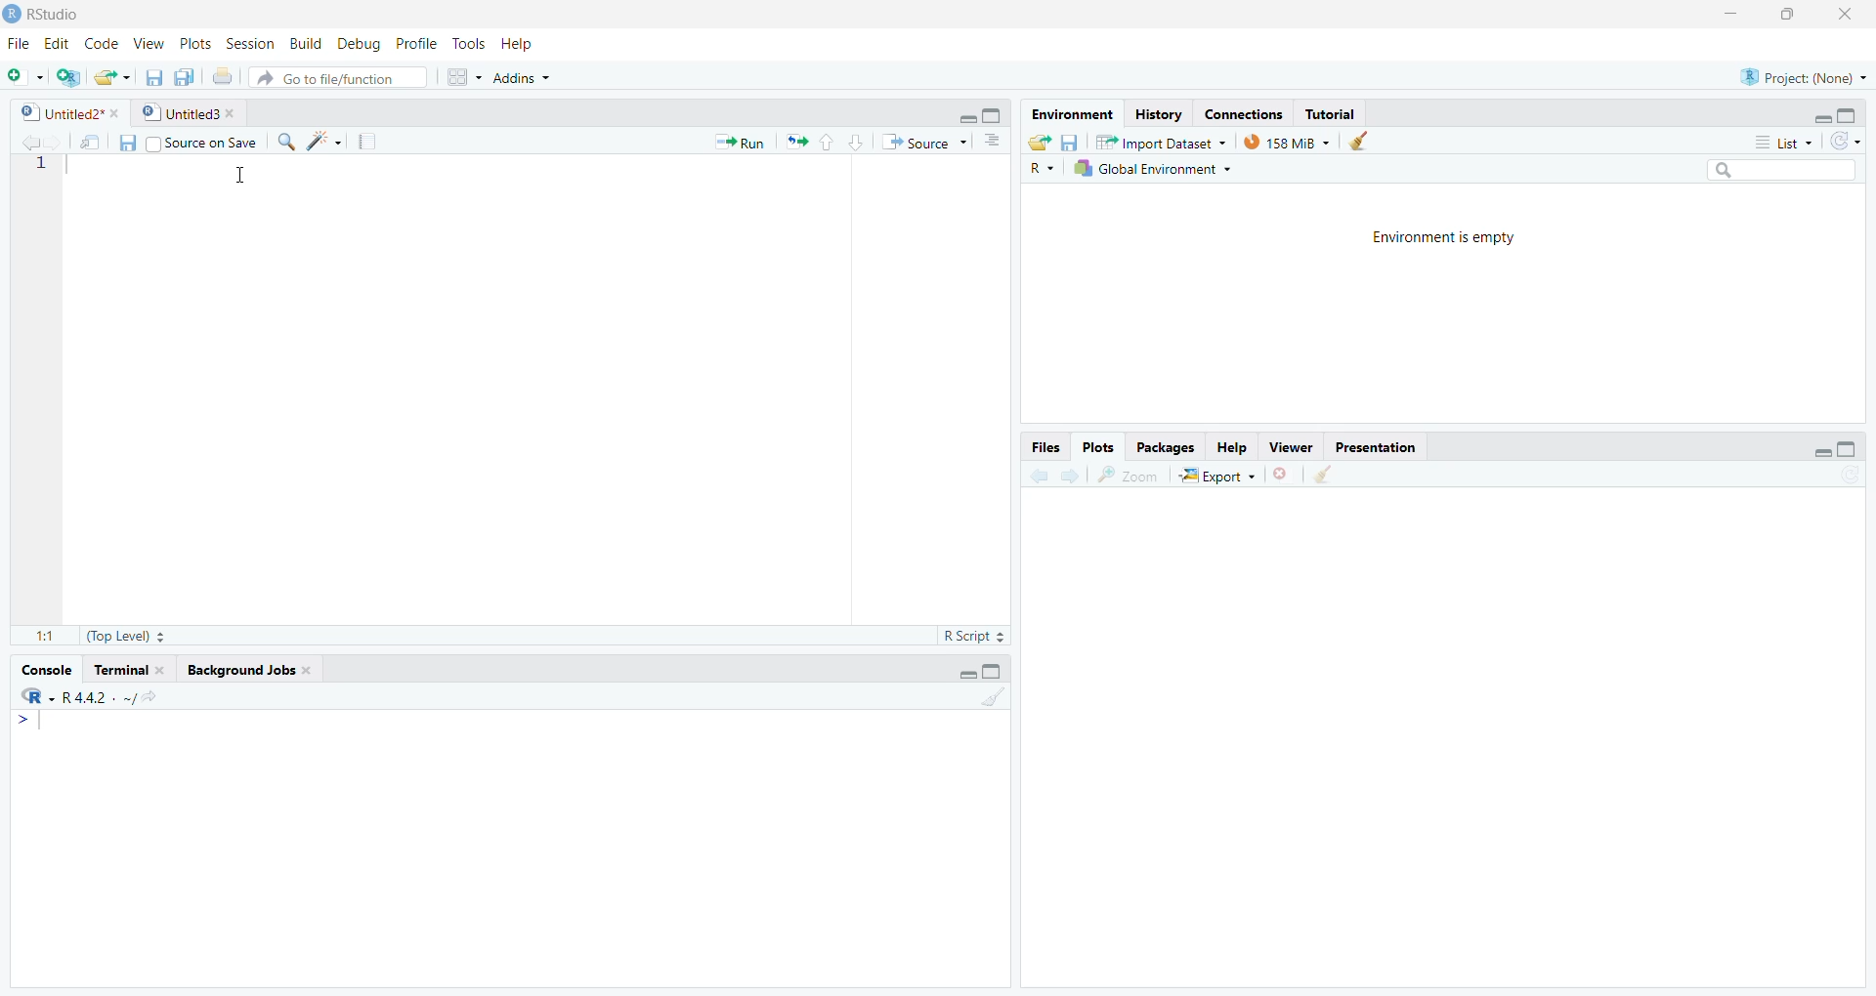 The image size is (1876, 996). I want to click on minimize, so click(1727, 15).